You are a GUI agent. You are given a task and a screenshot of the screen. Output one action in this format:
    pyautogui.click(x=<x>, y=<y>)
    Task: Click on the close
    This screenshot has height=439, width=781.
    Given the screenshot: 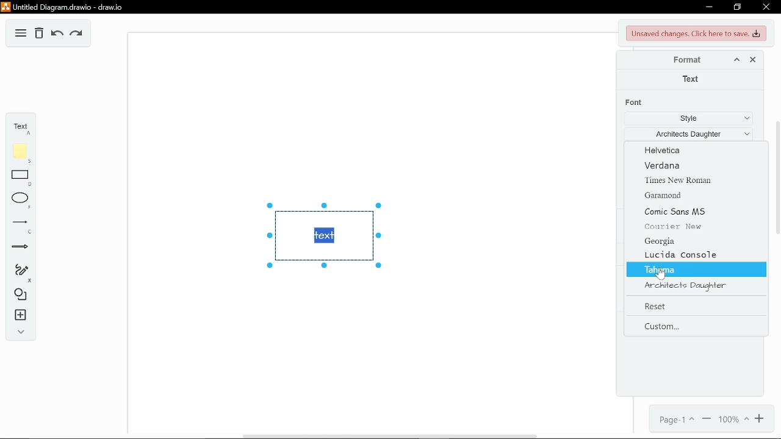 What is the action you would take?
    pyautogui.click(x=750, y=60)
    